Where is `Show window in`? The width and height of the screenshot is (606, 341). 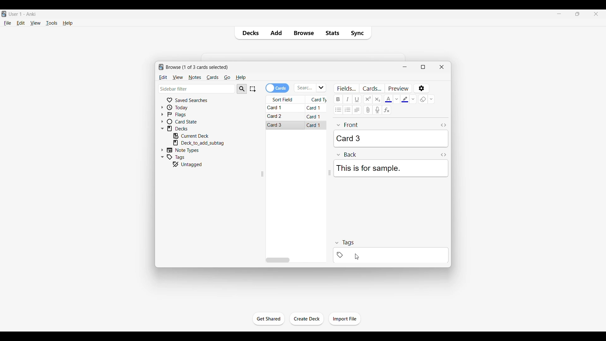 Show window in is located at coordinates (423, 67).